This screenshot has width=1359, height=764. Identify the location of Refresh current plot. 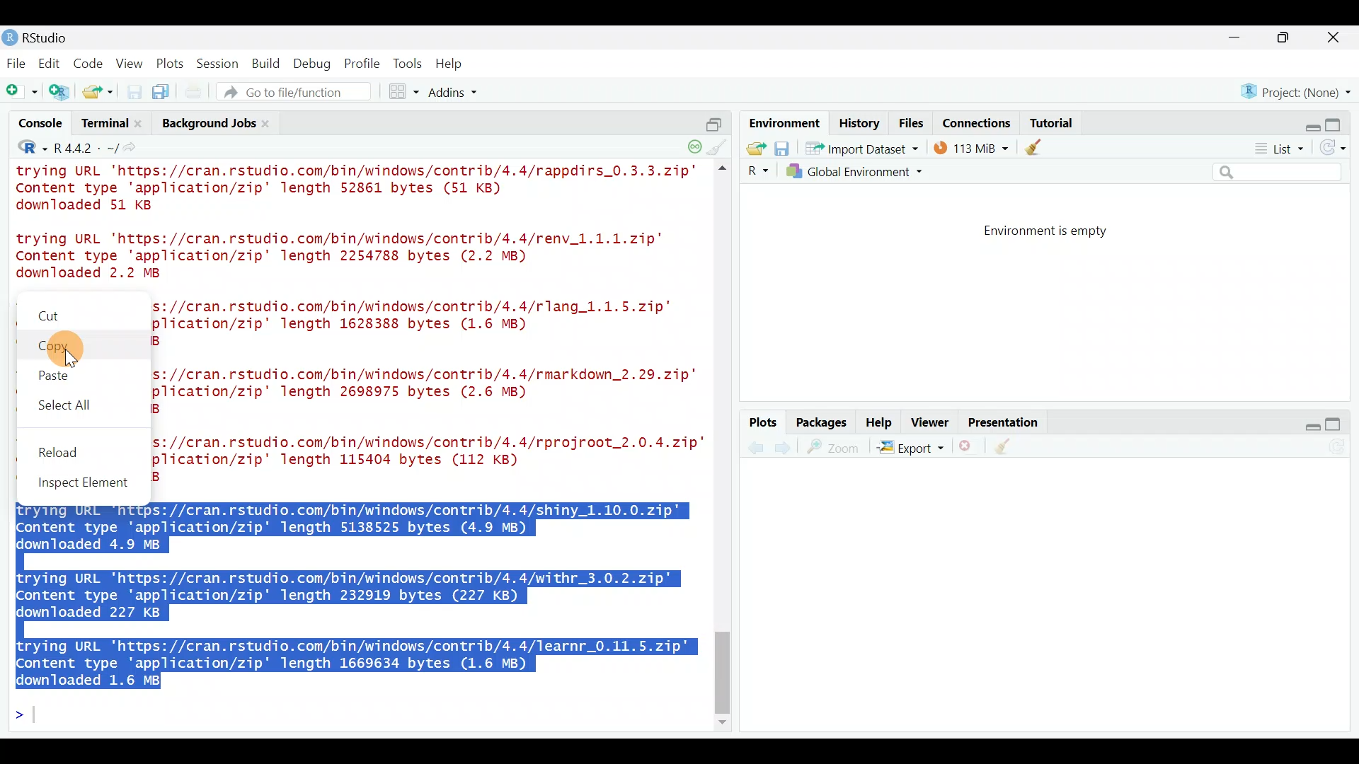
(1341, 448).